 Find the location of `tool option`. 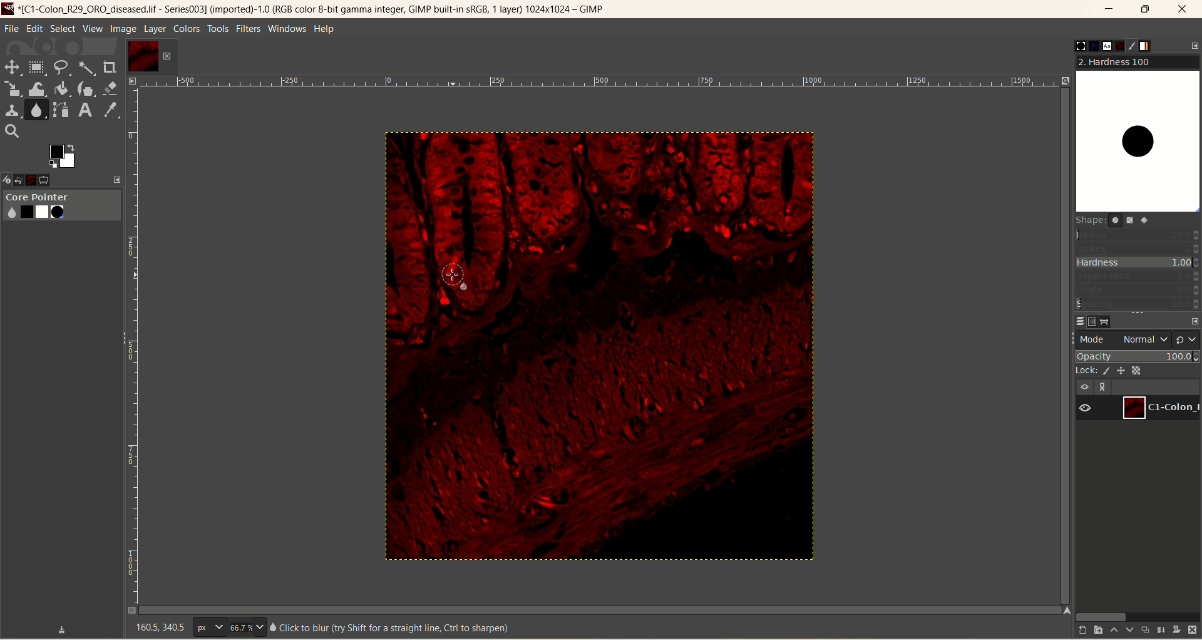

tool option is located at coordinates (56, 181).